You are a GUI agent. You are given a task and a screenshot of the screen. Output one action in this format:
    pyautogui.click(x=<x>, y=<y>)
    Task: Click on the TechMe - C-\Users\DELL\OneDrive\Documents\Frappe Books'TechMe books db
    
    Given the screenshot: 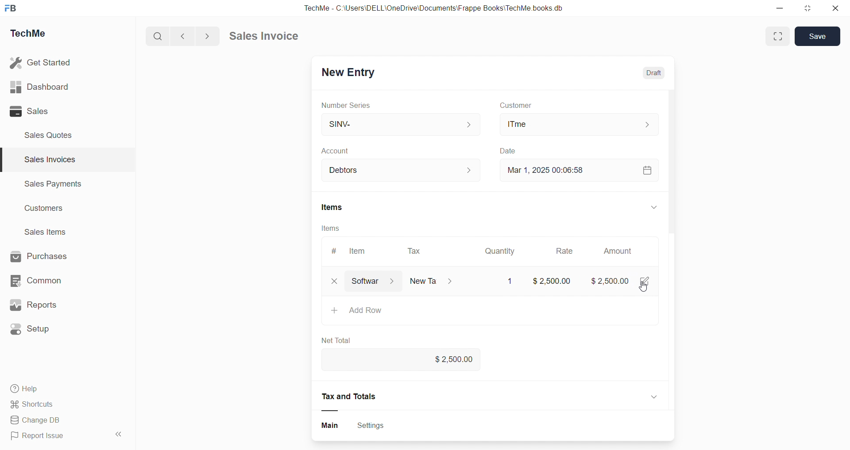 What is the action you would take?
    pyautogui.click(x=443, y=7)
    